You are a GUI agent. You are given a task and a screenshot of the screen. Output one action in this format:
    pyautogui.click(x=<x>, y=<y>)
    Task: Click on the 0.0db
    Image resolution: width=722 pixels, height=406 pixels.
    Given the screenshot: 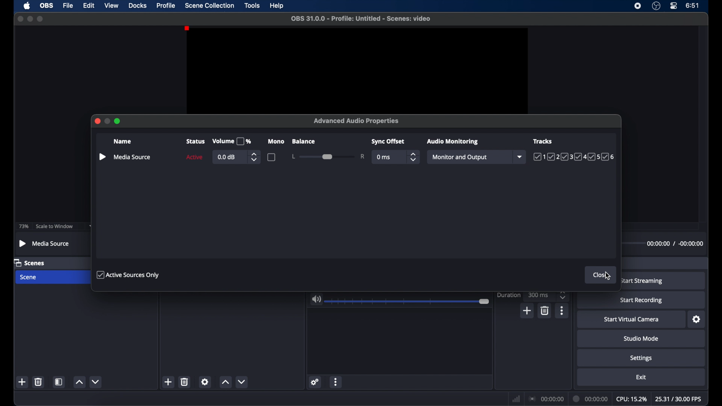 What is the action you would take?
    pyautogui.click(x=228, y=157)
    